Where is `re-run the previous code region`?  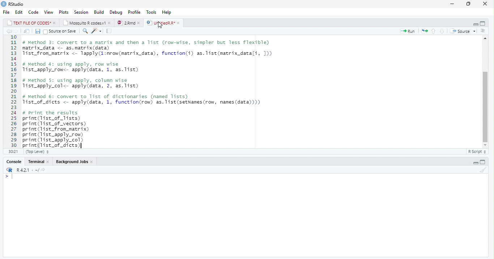
re-run the previous code region is located at coordinates (423, 31).